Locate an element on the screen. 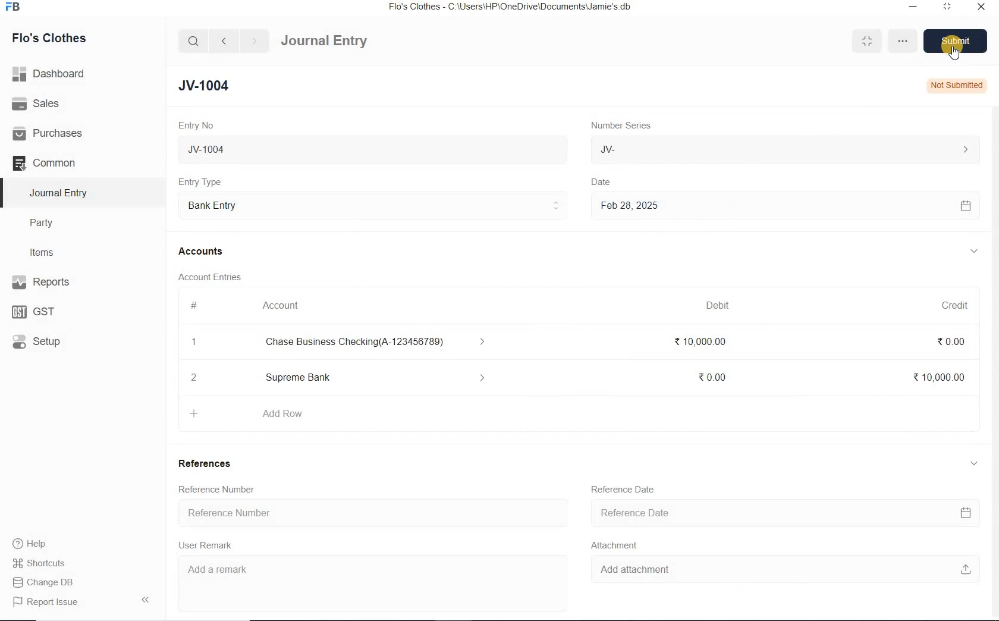 The image size is (999, 621). 1 is located at coordinates (194, 343).